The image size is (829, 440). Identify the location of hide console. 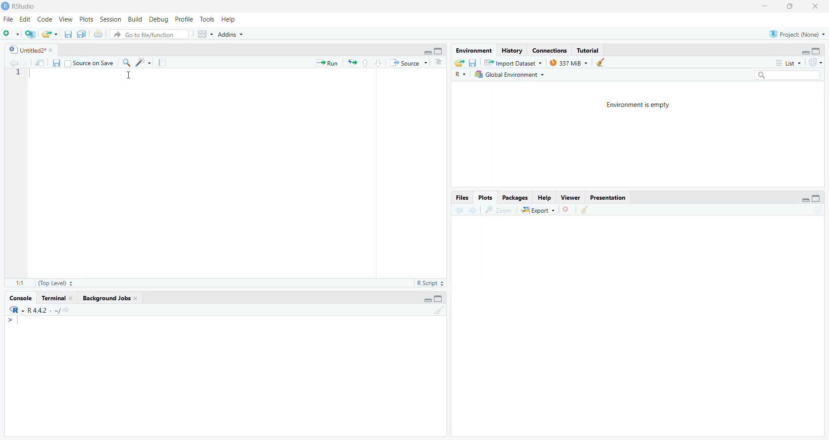
(440, 298).